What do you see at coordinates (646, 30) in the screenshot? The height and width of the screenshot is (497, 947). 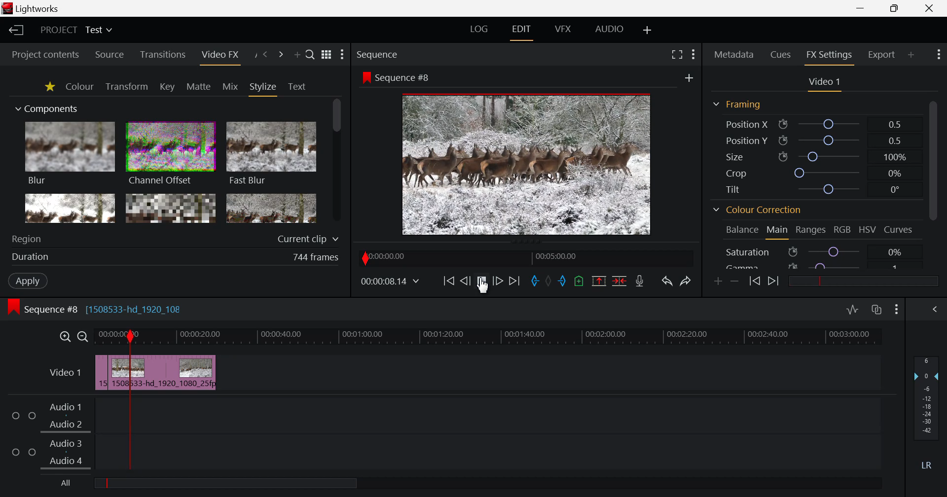 I see `Add Layout` at bounding box center [646, 30].